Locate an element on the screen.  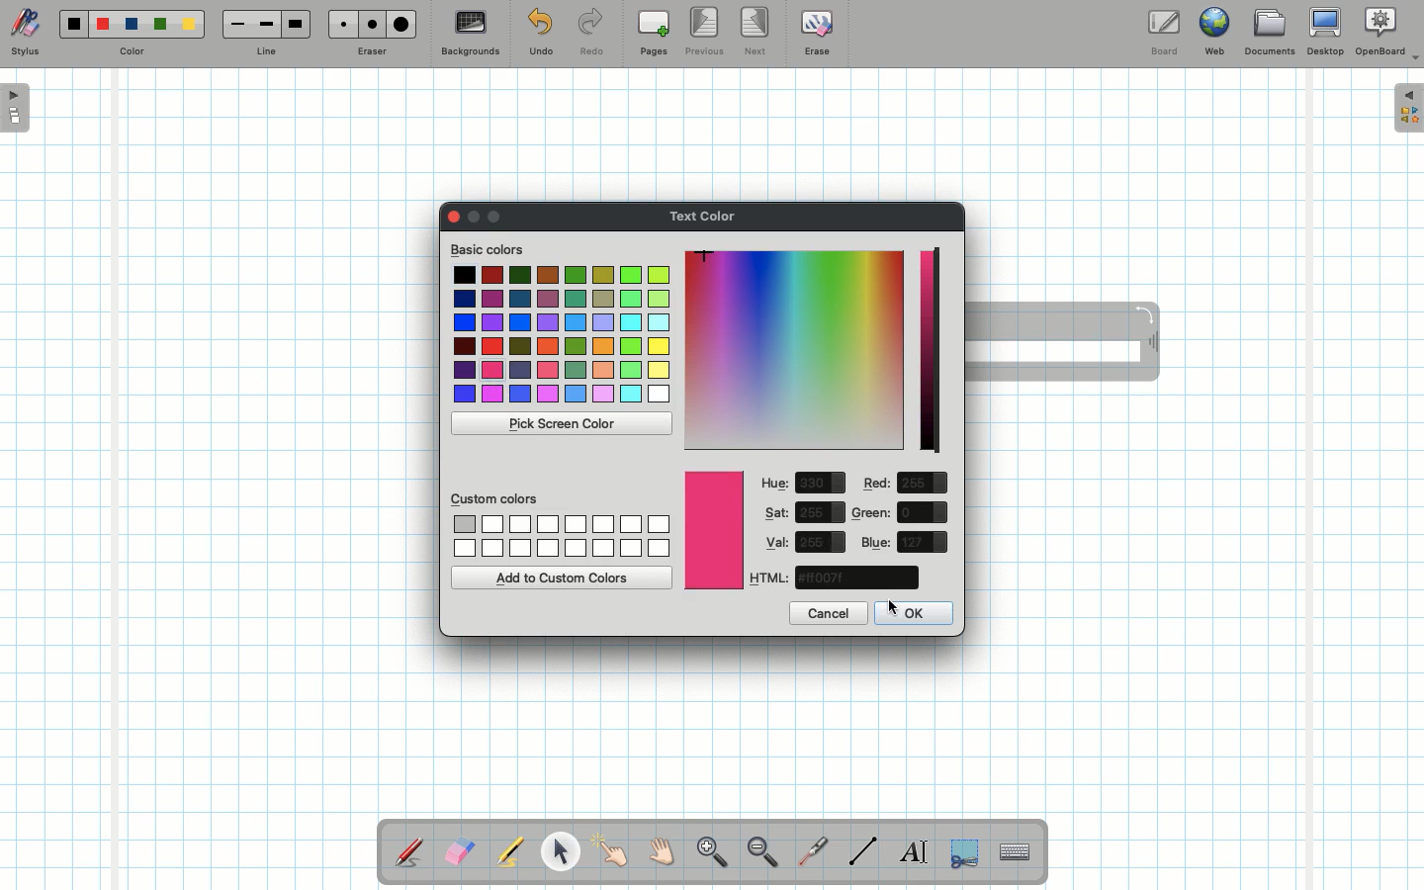
Large line is located at coordinates (297, 24).